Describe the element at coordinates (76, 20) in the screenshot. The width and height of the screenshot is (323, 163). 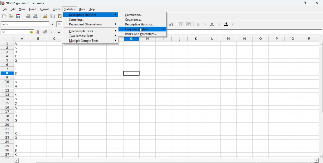
I see `sampling...` at that location.